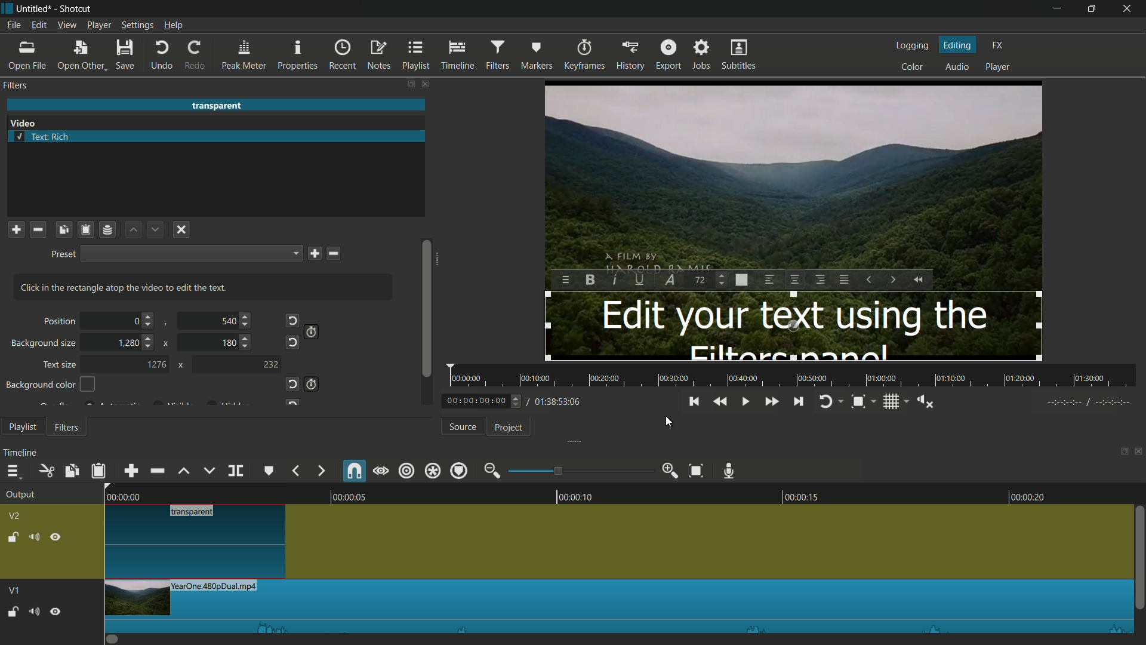 Image resolution: width=1146 pixels, height=645 pixels. Describe the element at coordinates (173, 25) in the screenshot. I see `help menu` at that location.